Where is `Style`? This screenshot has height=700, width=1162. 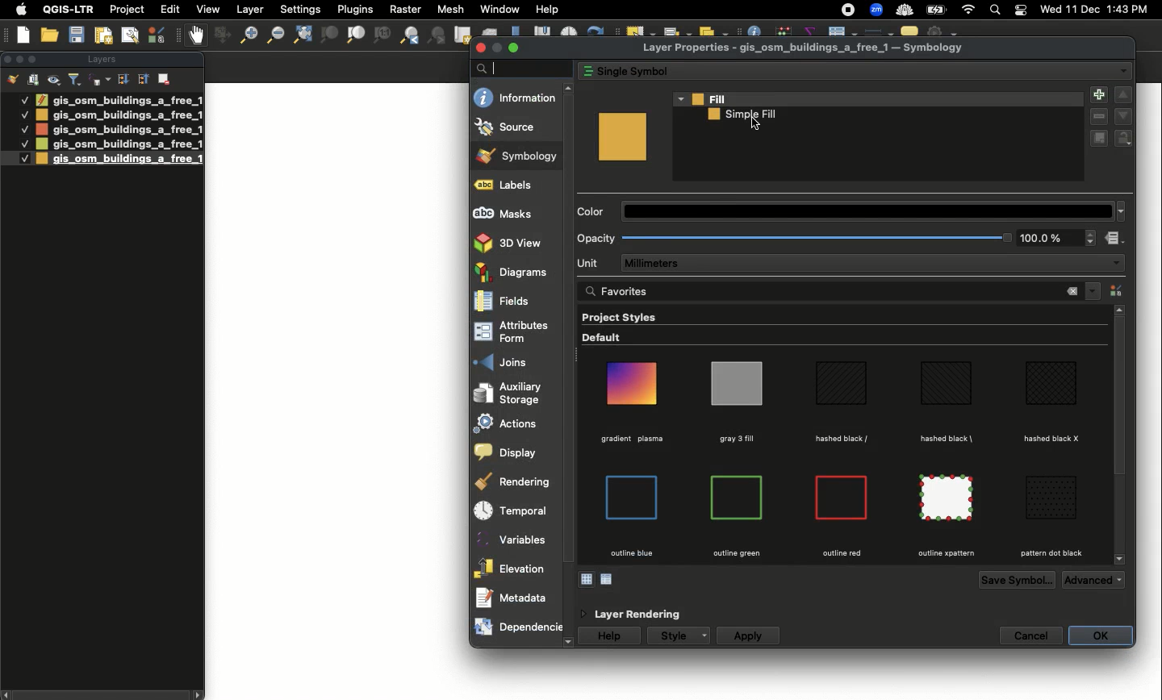 Style is located at coordinates (672, 635).